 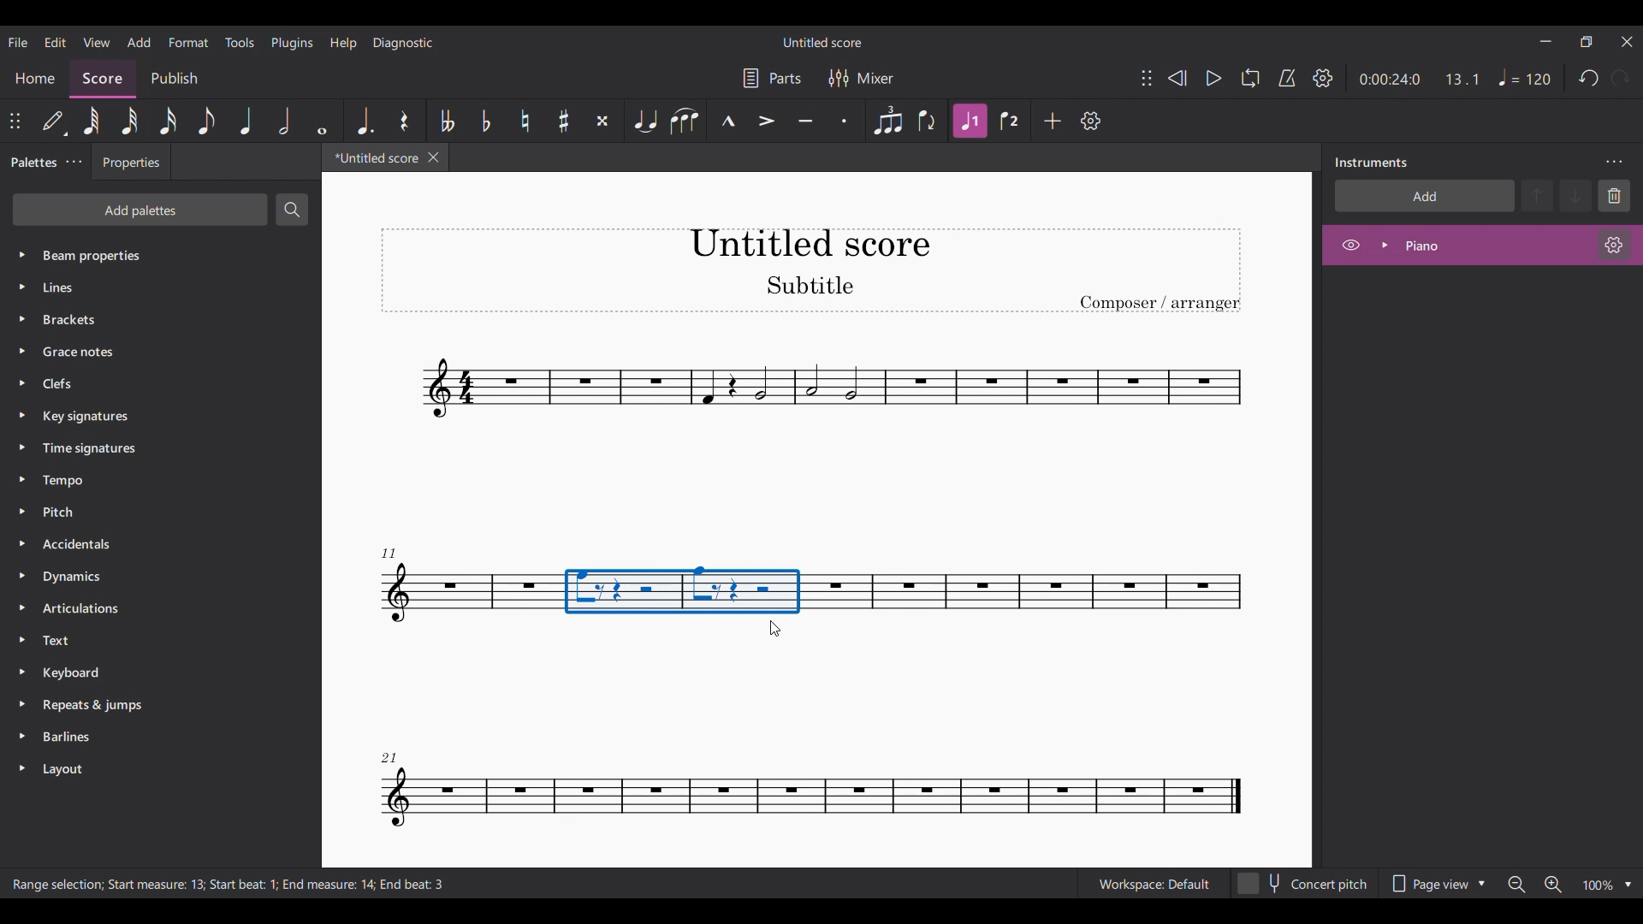 I want to click on Accidentals, so click(x=143, y=545).